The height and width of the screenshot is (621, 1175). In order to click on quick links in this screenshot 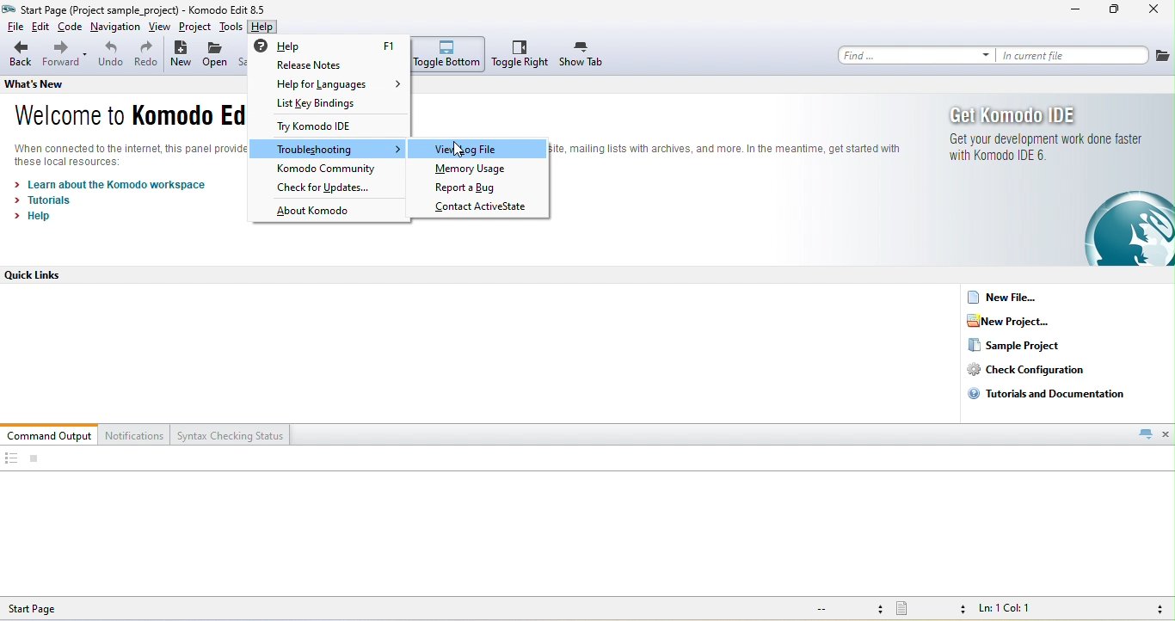, I will do `click(42, 275)`.